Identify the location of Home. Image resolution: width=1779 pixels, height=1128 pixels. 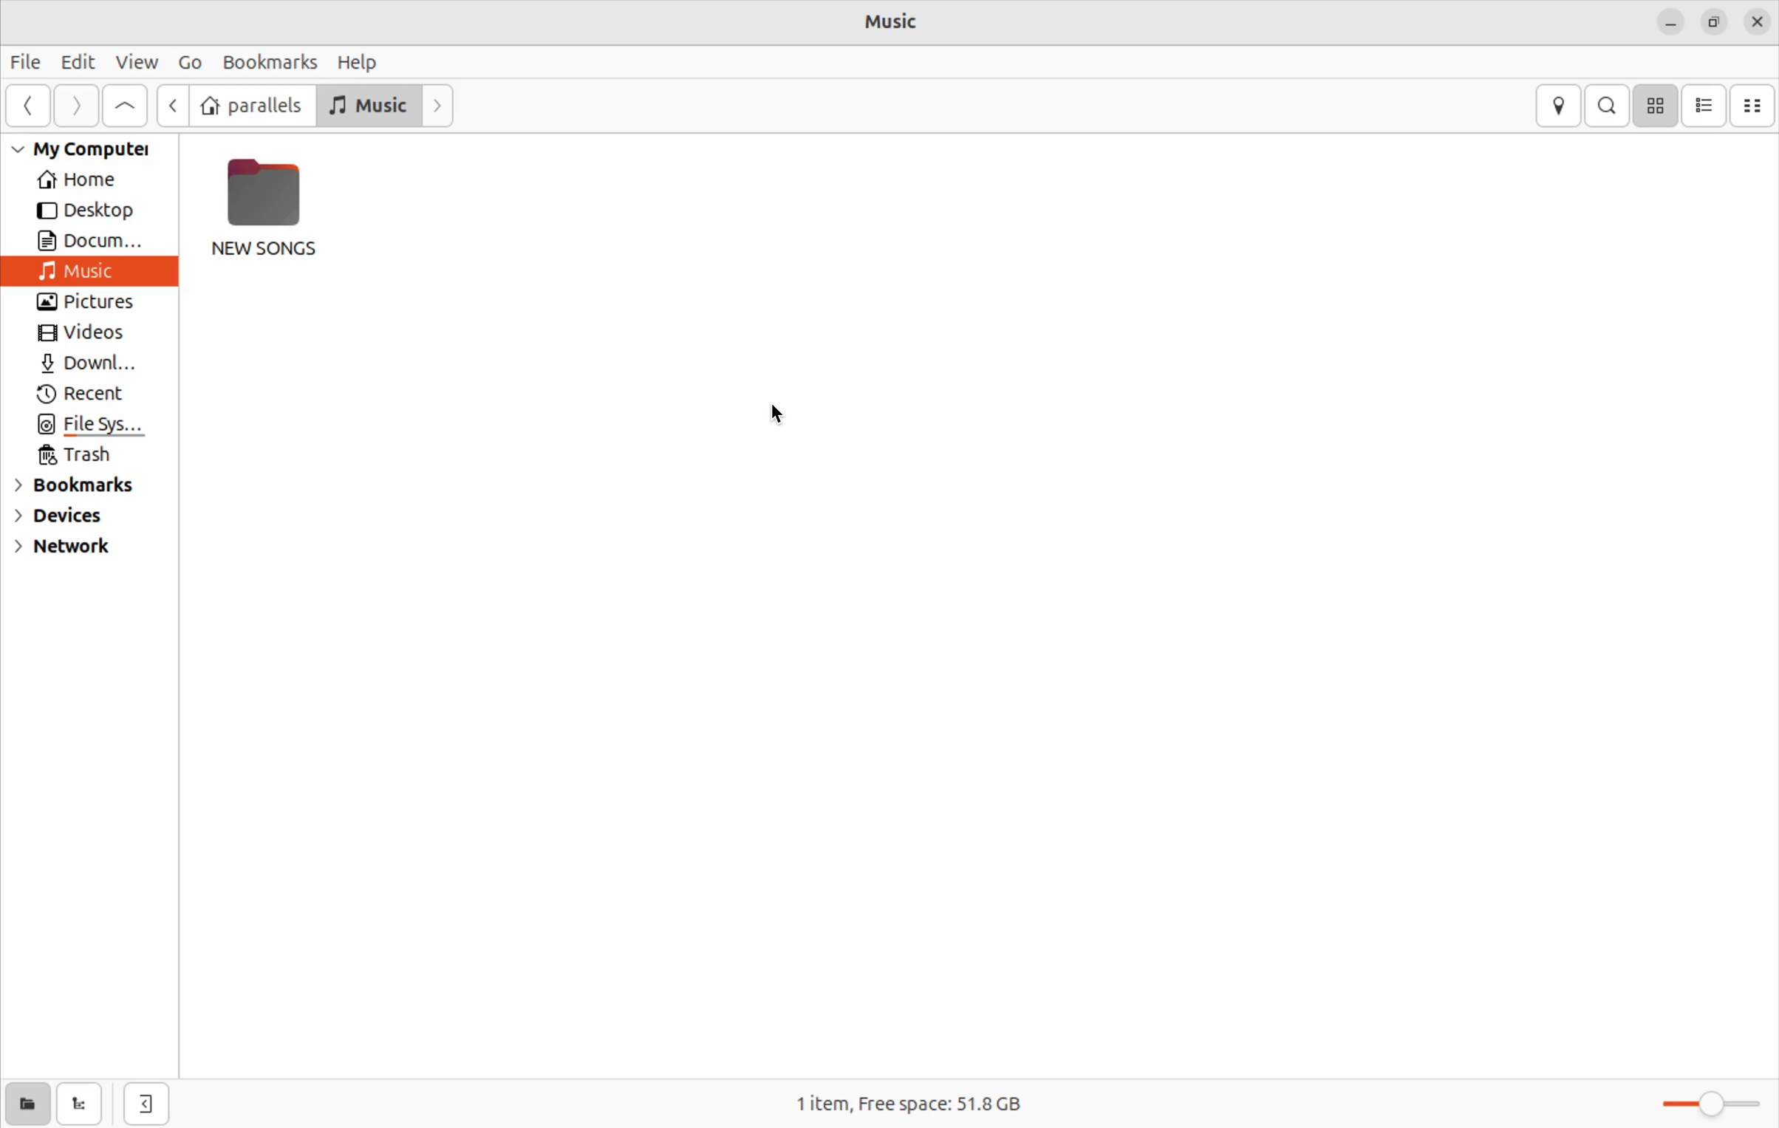
(73, 182).